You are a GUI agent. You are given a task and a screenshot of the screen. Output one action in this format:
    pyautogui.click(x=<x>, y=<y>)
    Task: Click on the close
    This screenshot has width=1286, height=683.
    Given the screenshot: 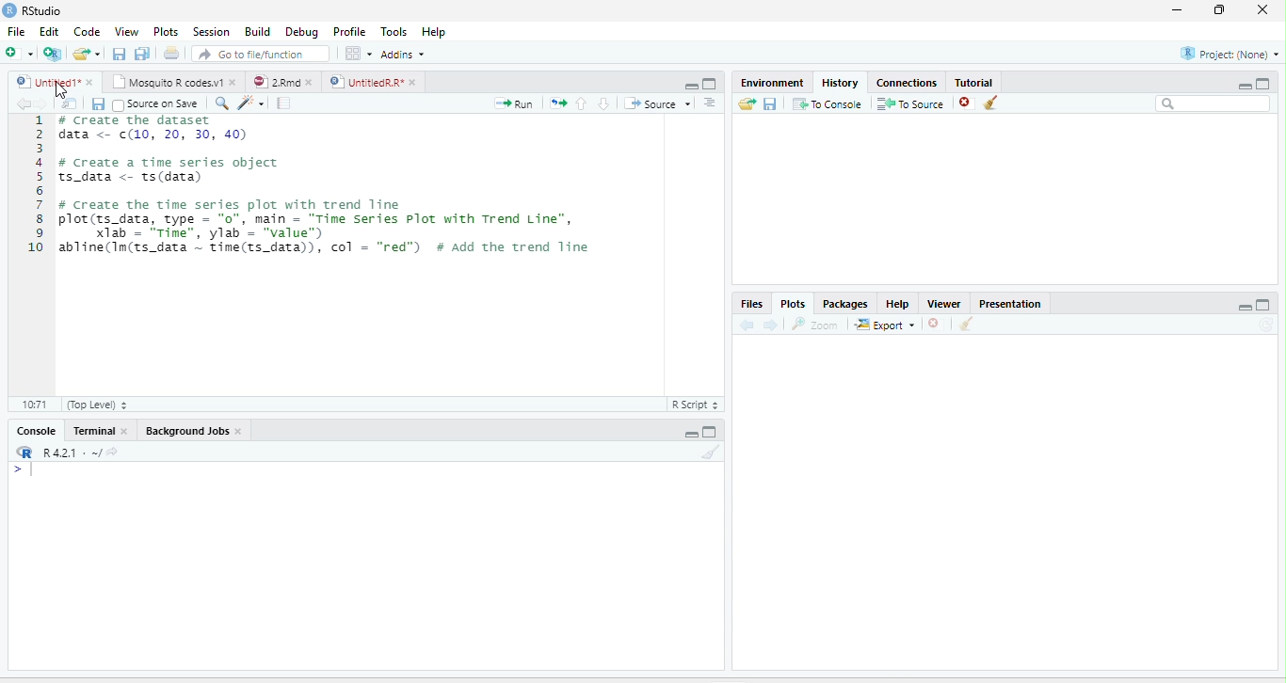 What is the action you would take?
    pyautogui.click(x=412, y=82)
    